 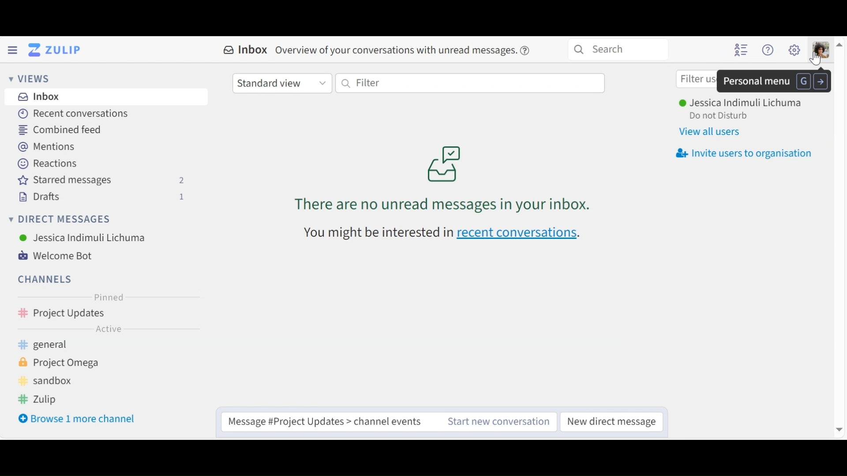 I want to click on Recent Conversations, so click(x=73, y=113).